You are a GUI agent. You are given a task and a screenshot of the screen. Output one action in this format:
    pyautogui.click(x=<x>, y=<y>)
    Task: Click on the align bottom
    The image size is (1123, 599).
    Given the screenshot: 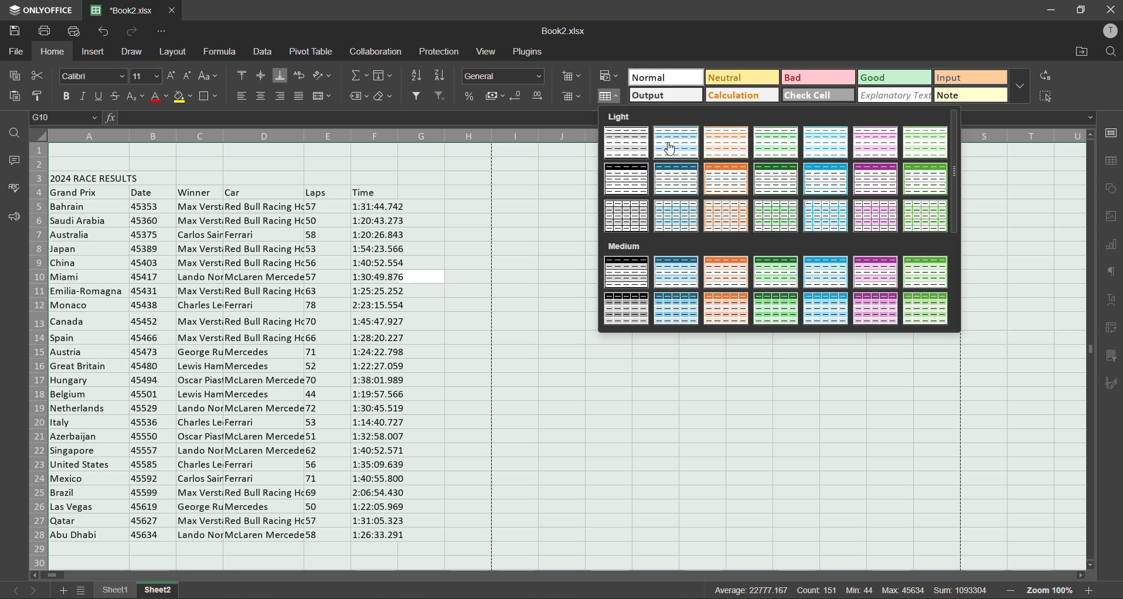 What is the action you would take?
    pyautogui.click(x=280, y=77)
    